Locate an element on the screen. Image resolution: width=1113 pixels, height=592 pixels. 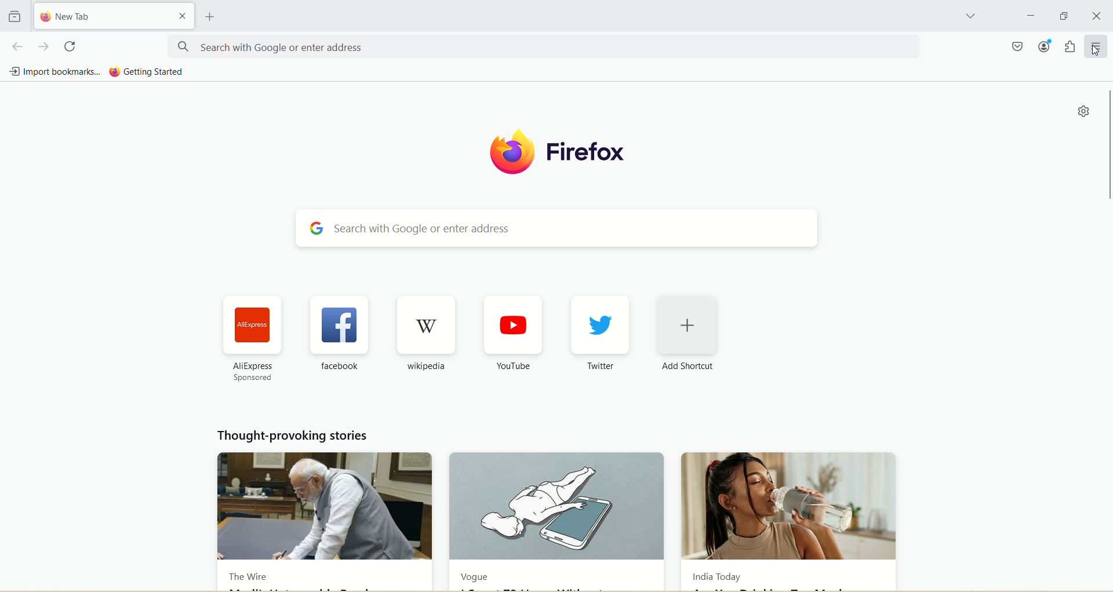
reload current page is located at coordinates (72, 46).